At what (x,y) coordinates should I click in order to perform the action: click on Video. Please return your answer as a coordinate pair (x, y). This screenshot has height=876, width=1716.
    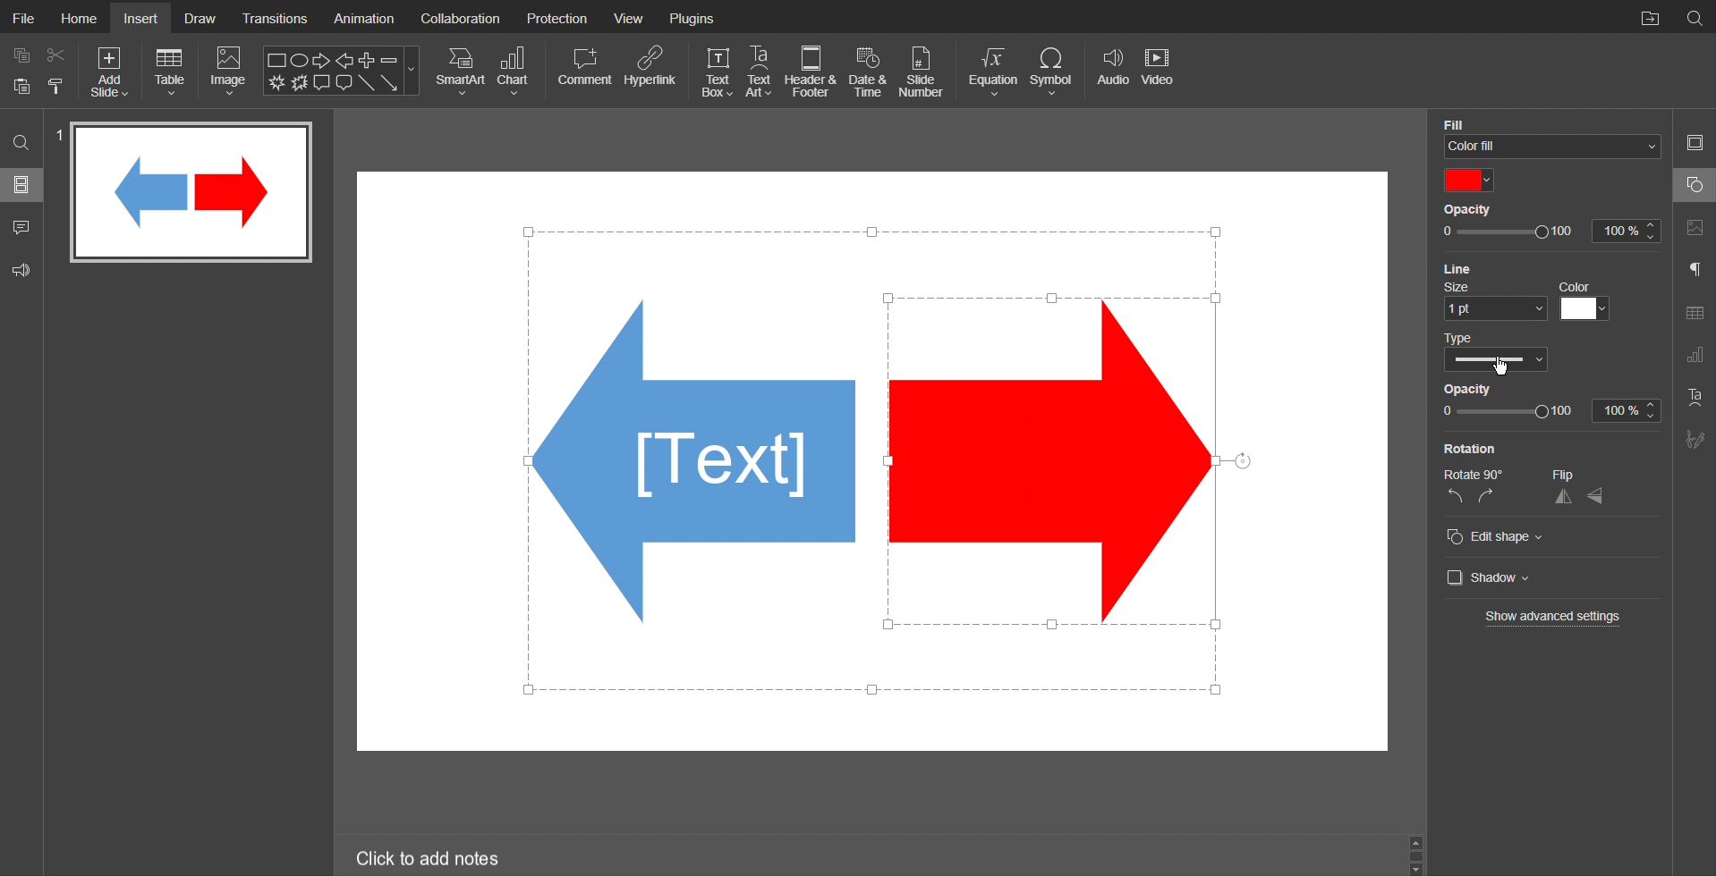
    Looking at the image, I should click on (1160, 72).